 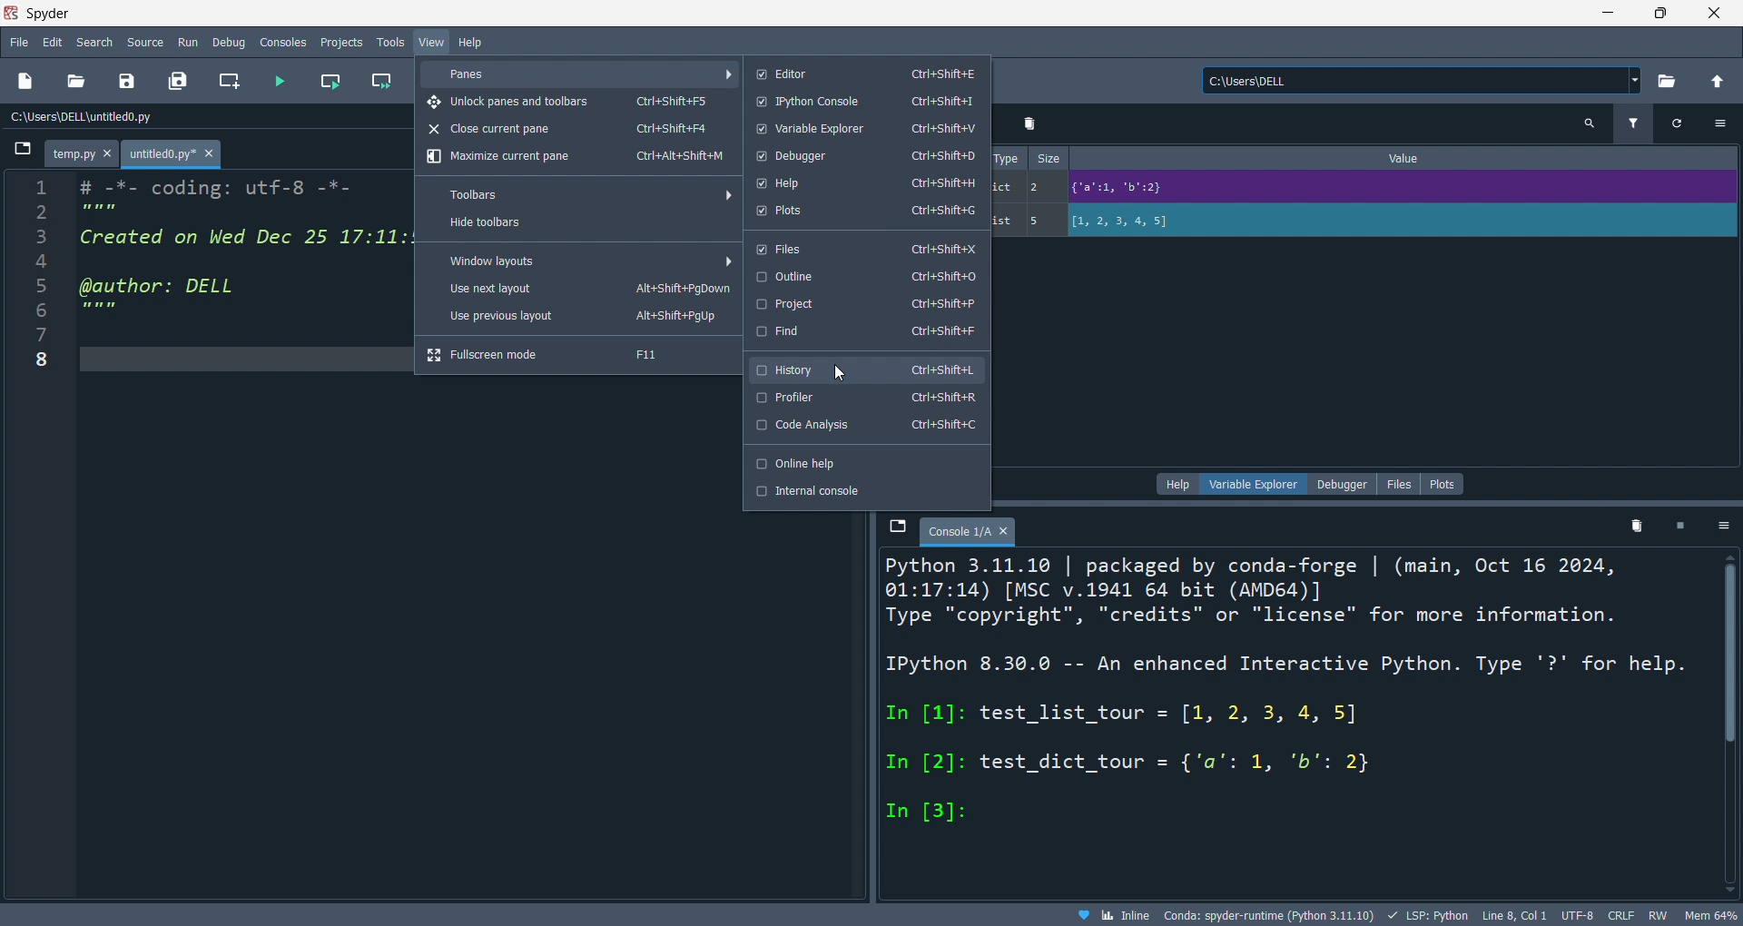 I want to click on view, so click(x=430, y=43).